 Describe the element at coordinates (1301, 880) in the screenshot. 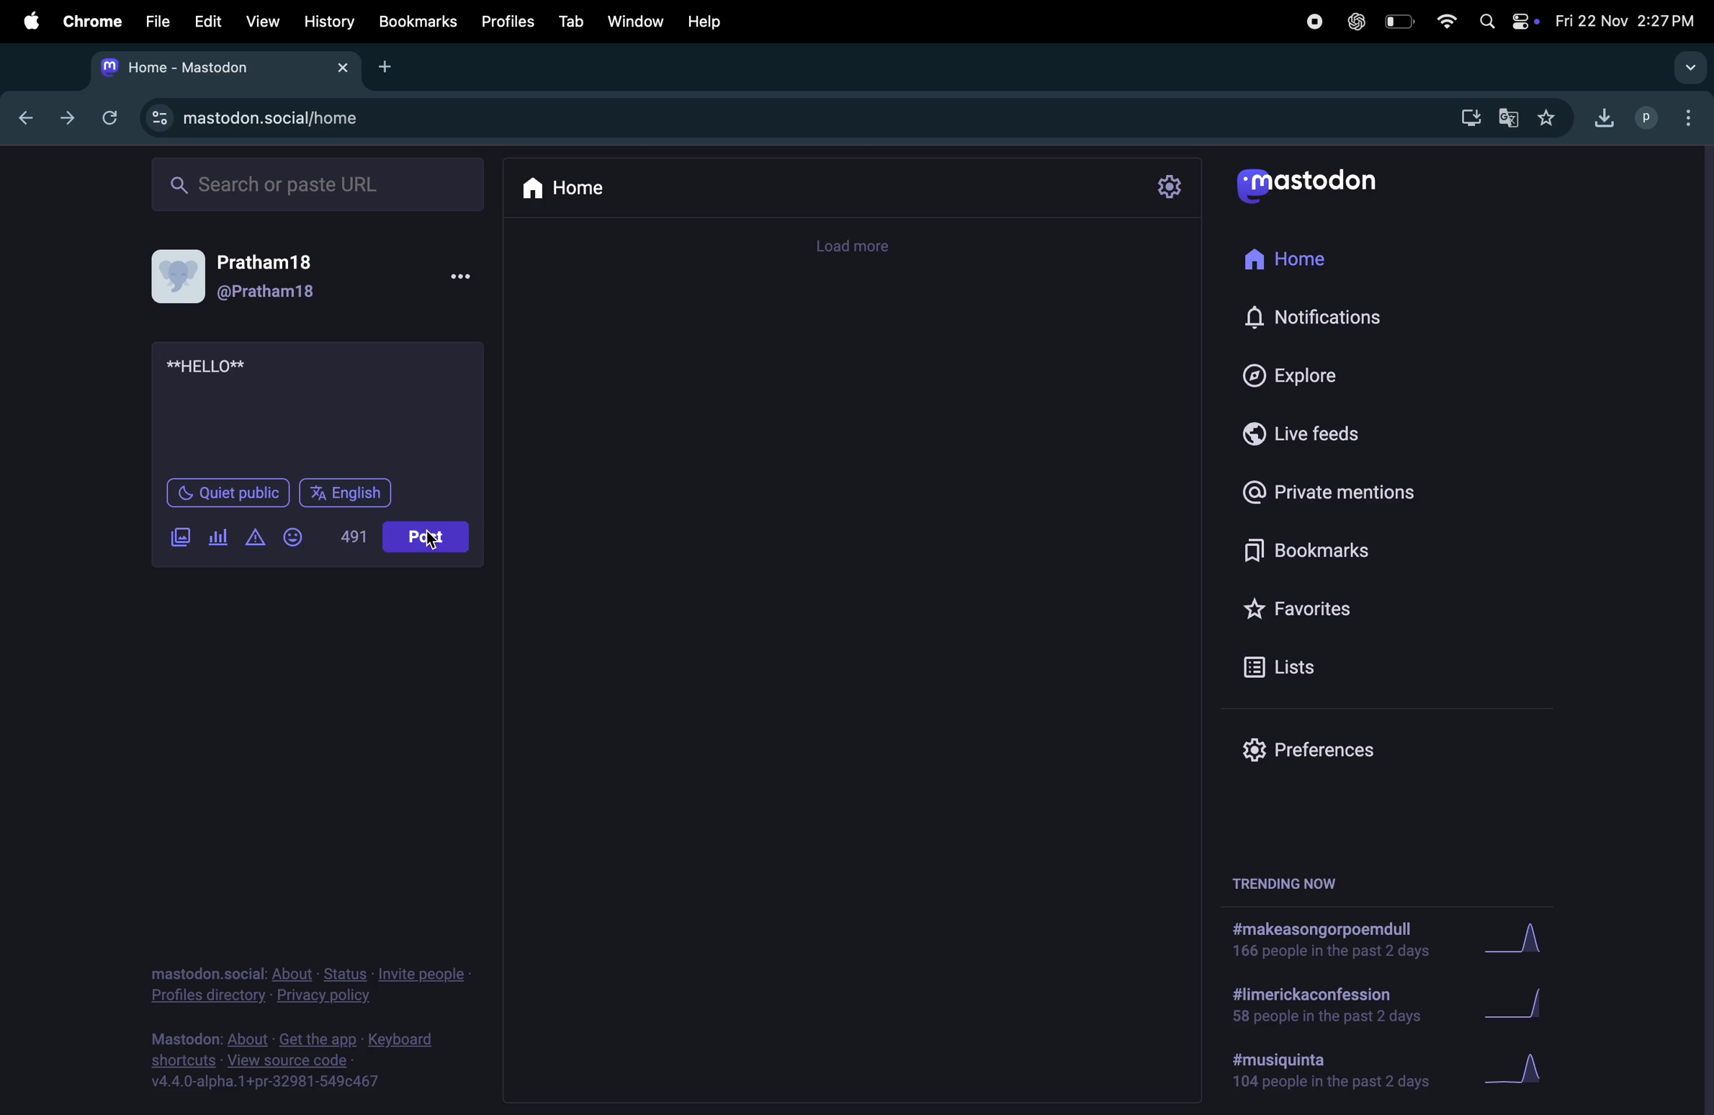

I see `trending now` at that location.